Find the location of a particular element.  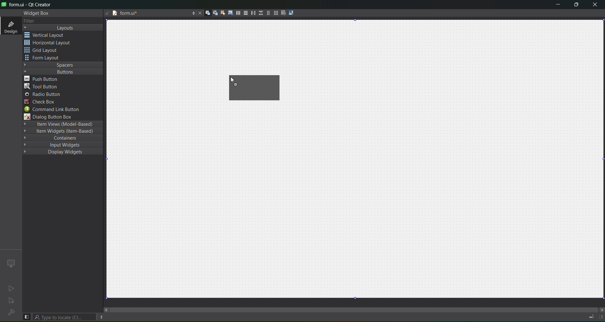

move left is located at coordinates (106, 310).